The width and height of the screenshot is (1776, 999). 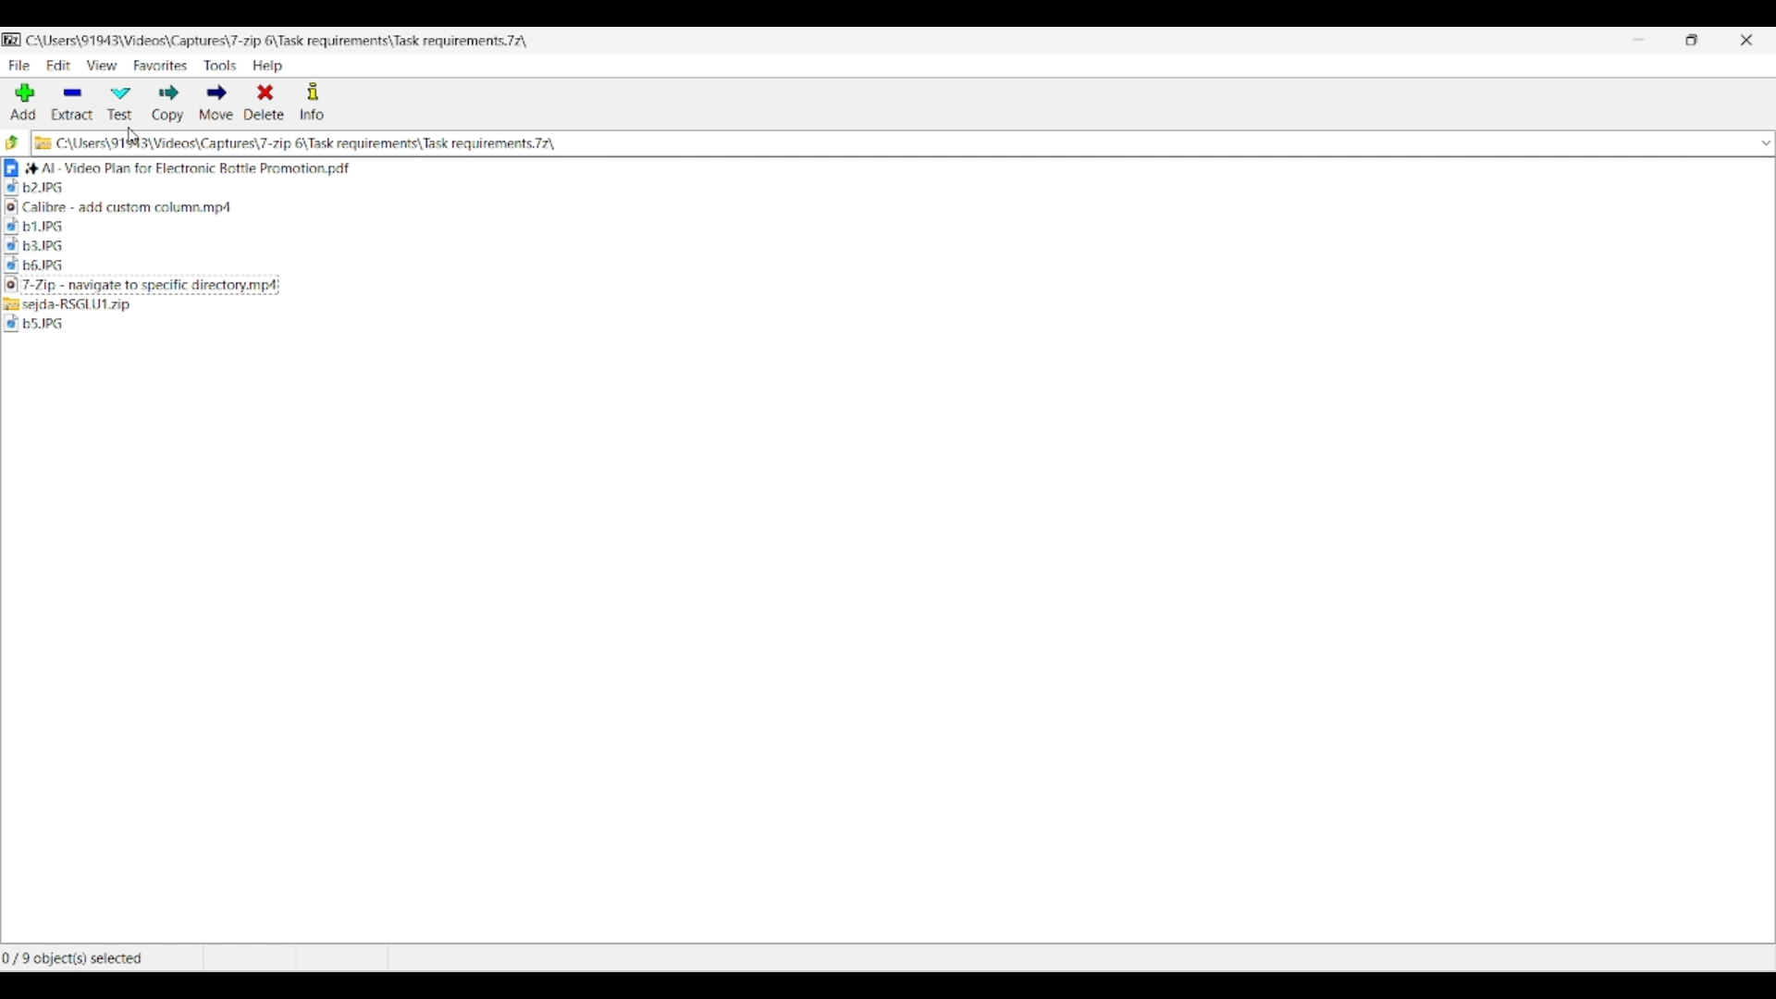 What do you see at coordinates (168, 104) in the screenshot?
I see `Copy` at bounding box center [168, 104].